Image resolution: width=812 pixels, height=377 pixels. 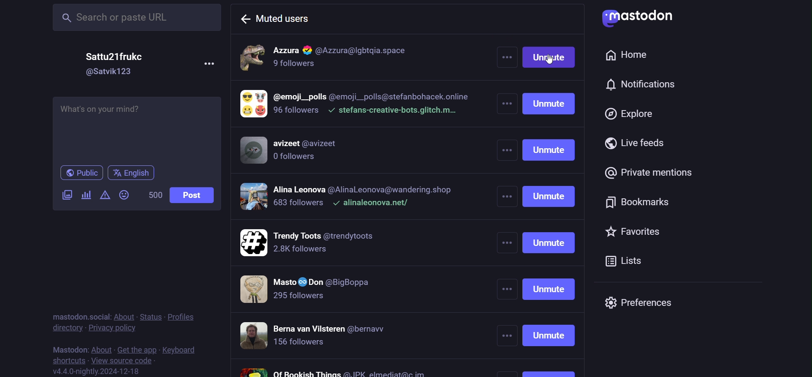 I want to click on notification, so click(x=640, y=86).